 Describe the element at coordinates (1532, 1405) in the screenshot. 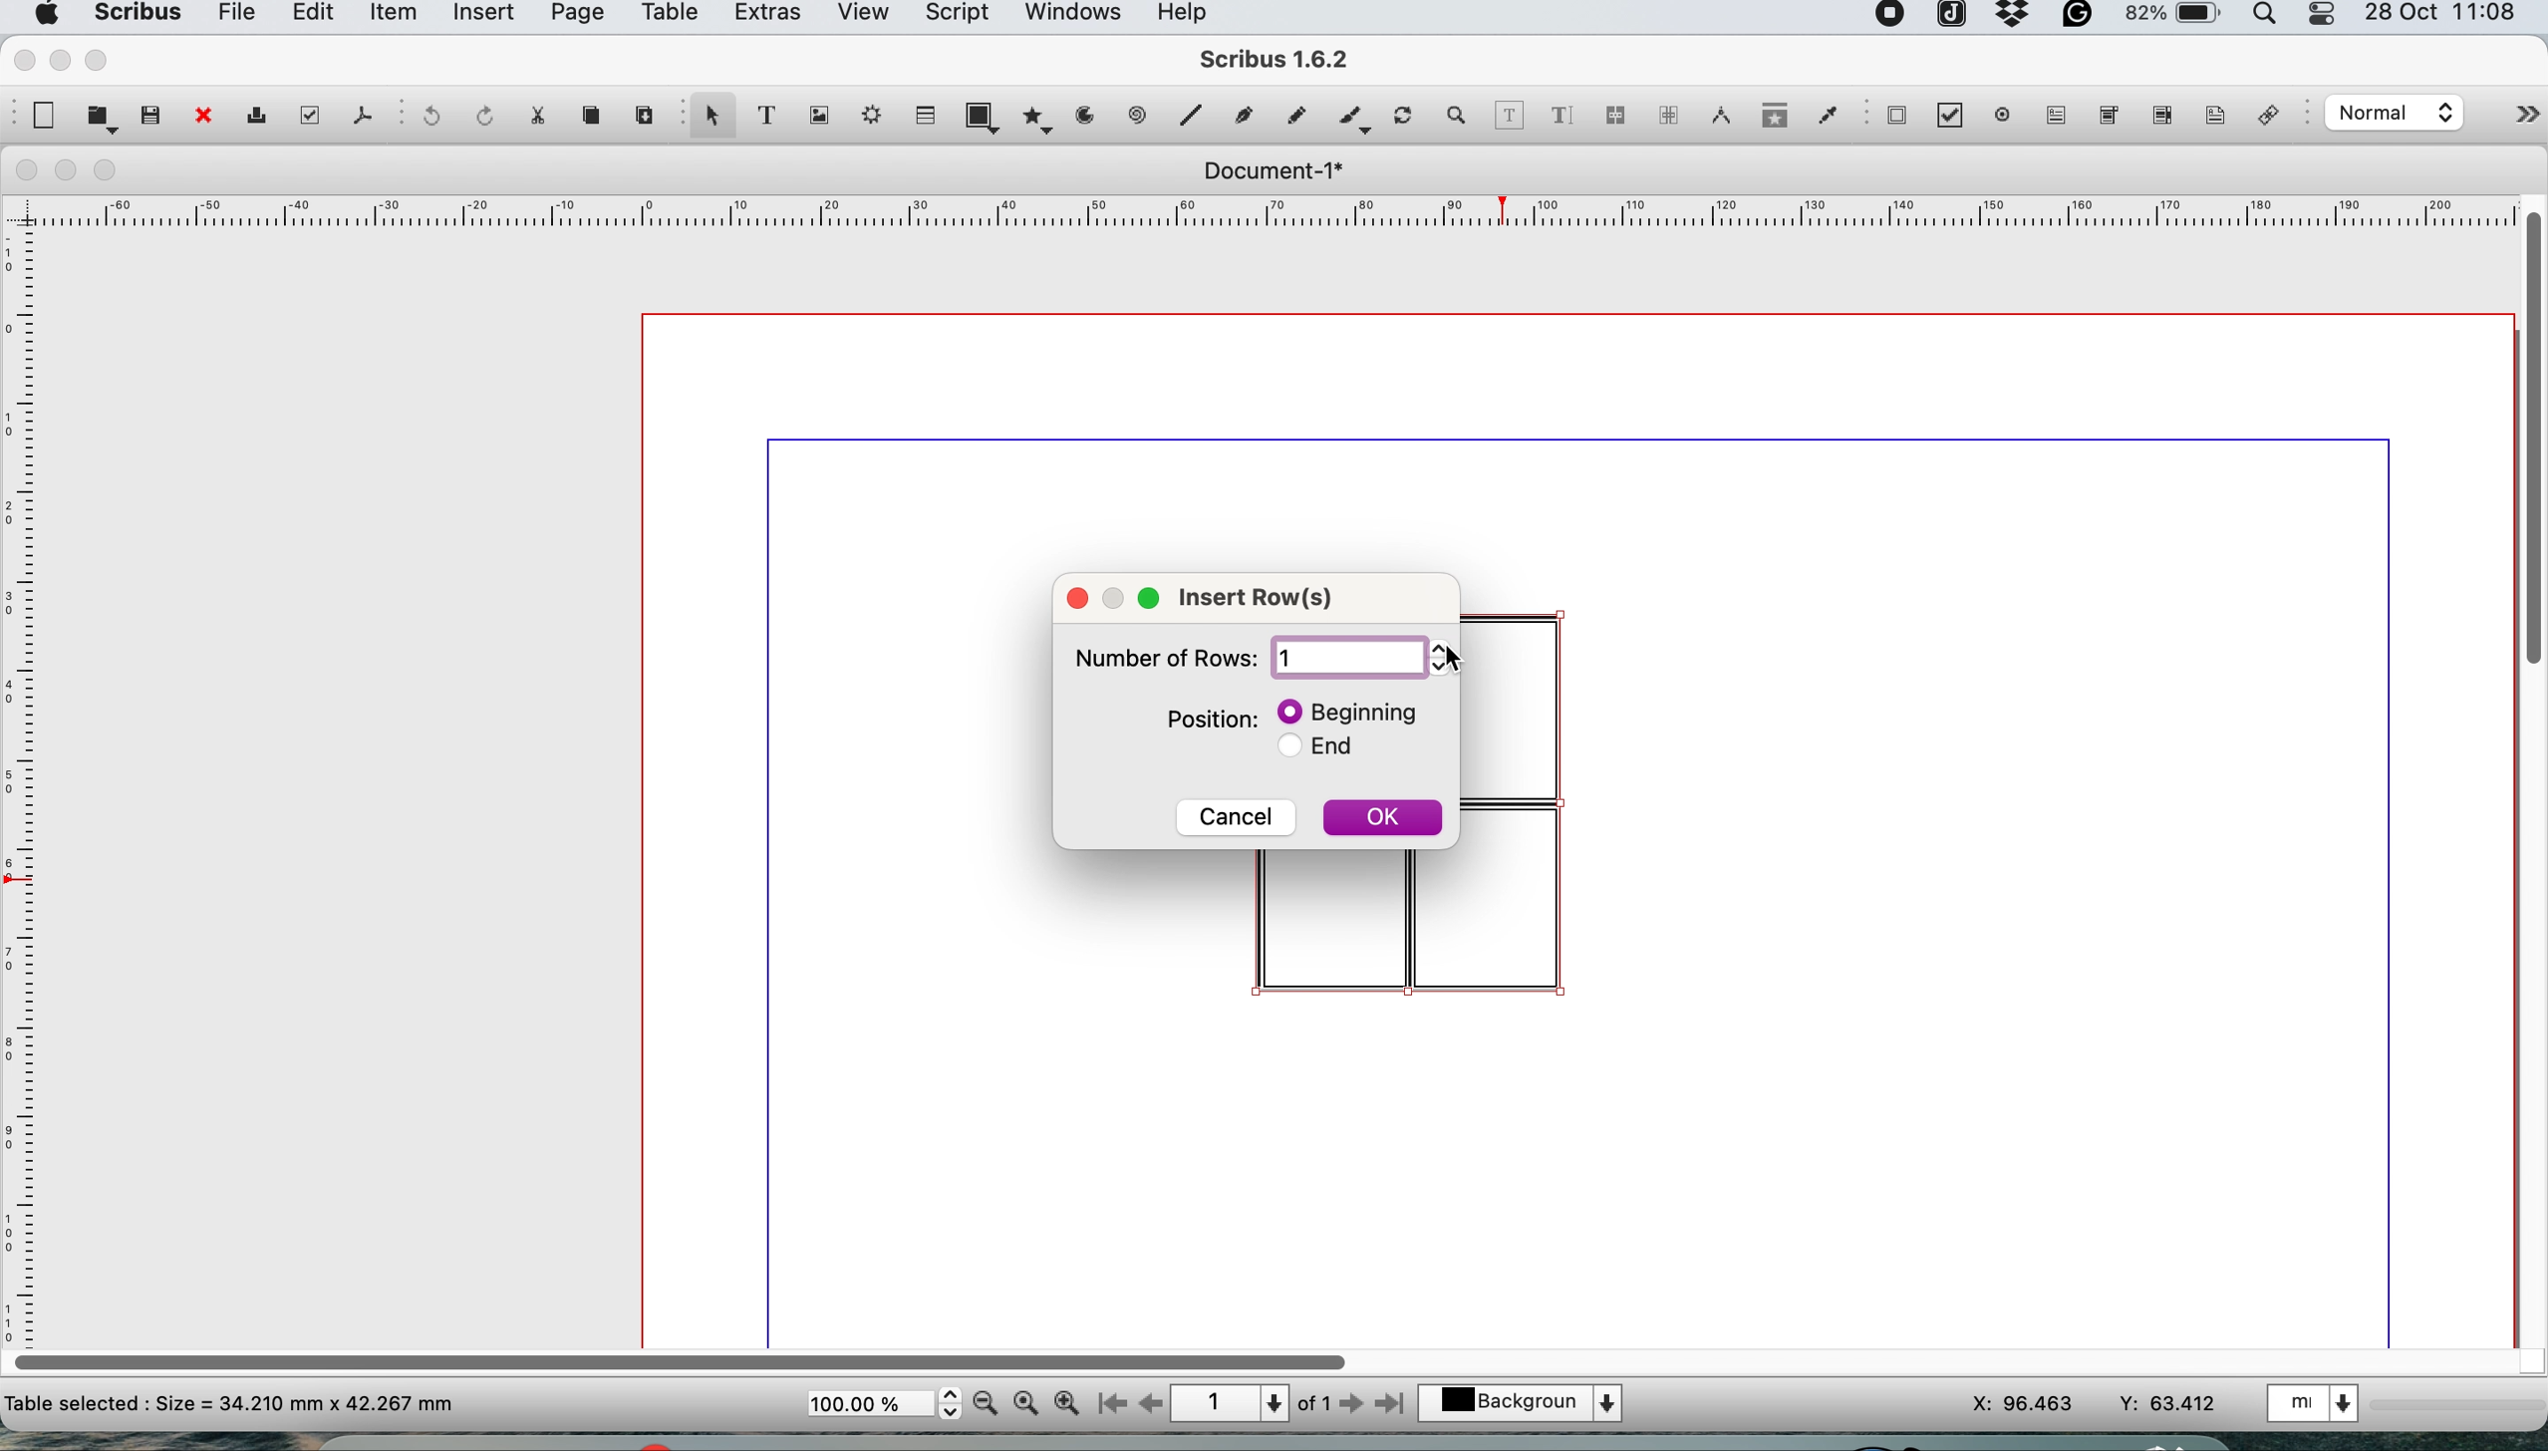

I see `select the current layer` at that location.